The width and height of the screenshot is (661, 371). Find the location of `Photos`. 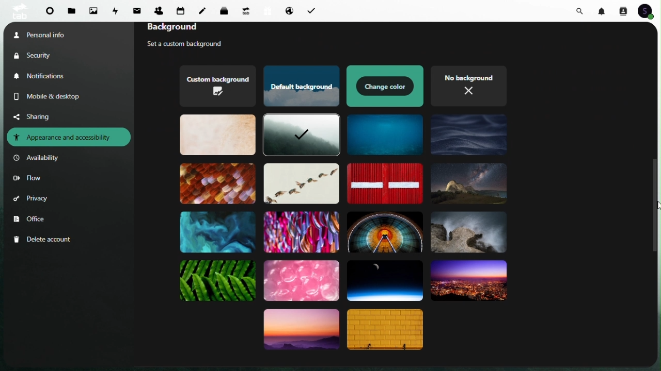

Photos is located at coordinates (93, 10).